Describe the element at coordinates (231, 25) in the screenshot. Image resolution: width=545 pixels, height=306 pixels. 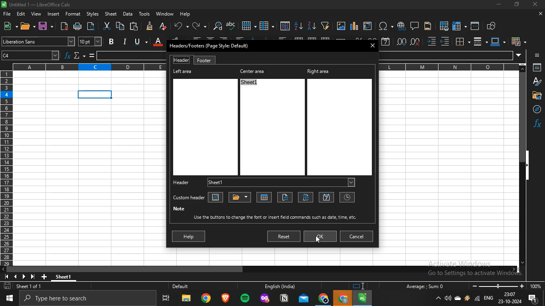
I see `spelling` at that location.